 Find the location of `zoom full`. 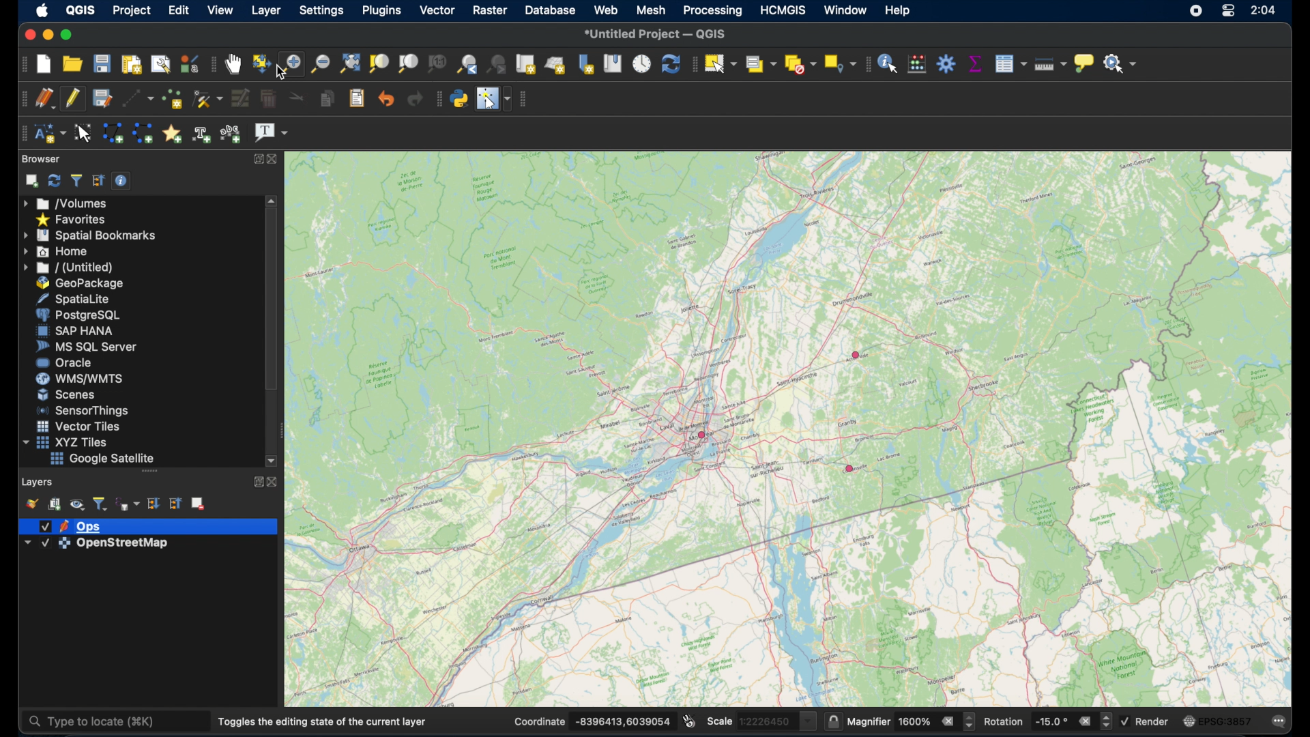

zoom full is located at coordinates (349, 65).